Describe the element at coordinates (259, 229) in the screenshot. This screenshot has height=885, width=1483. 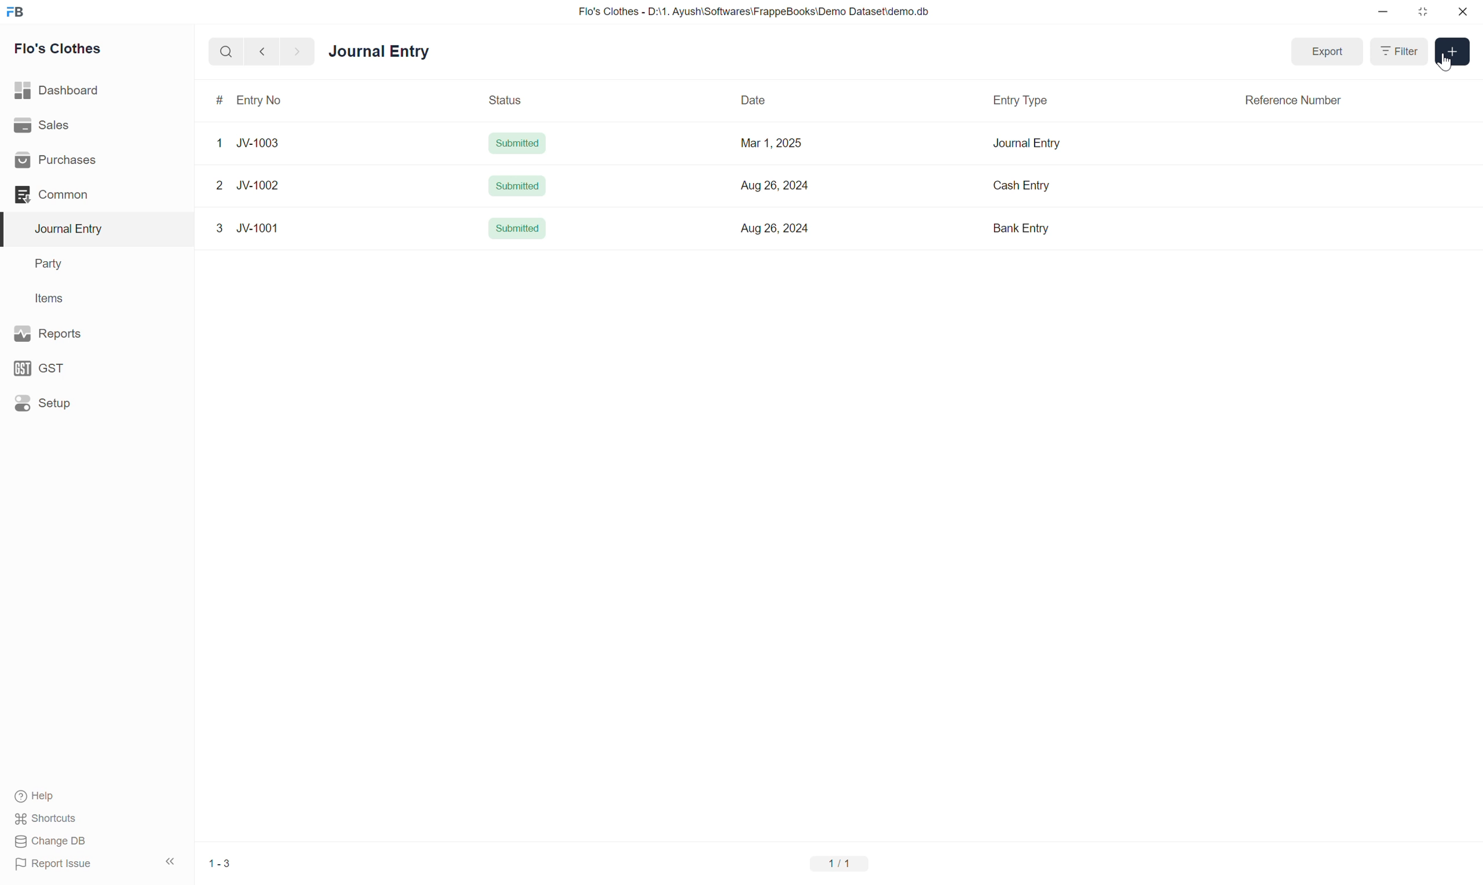
I see `JV-1001` at that location.